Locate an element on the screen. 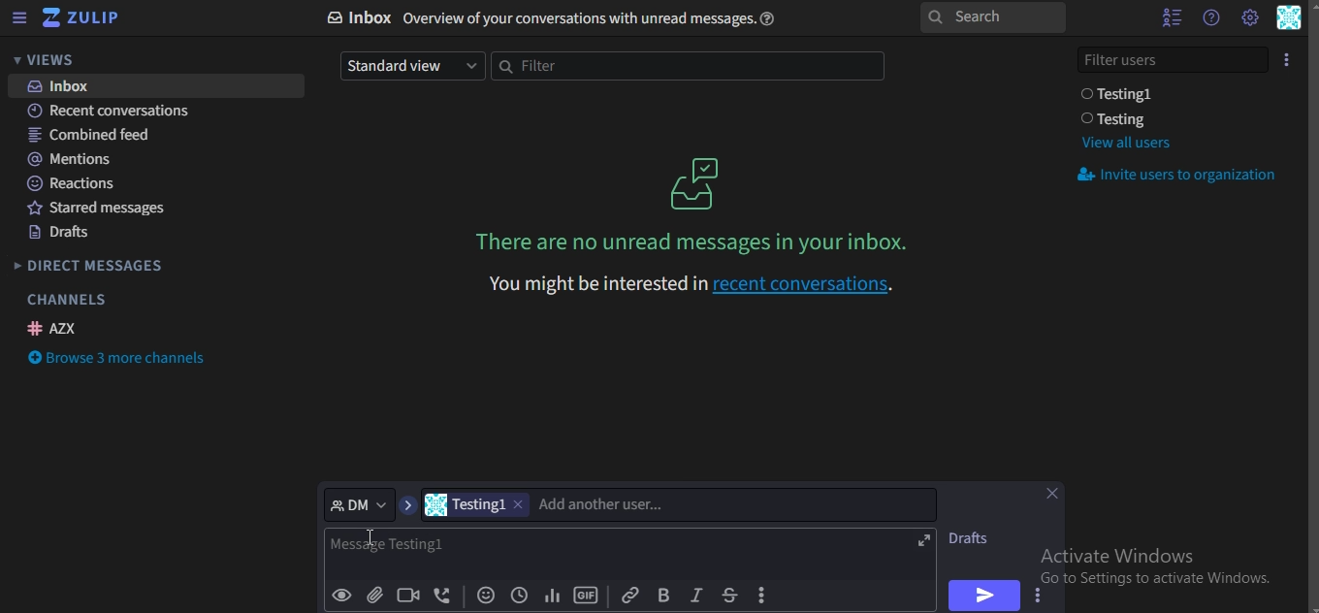 The width and height of the screenshot is (1319, 613). views is located at coordinates (53, 60).